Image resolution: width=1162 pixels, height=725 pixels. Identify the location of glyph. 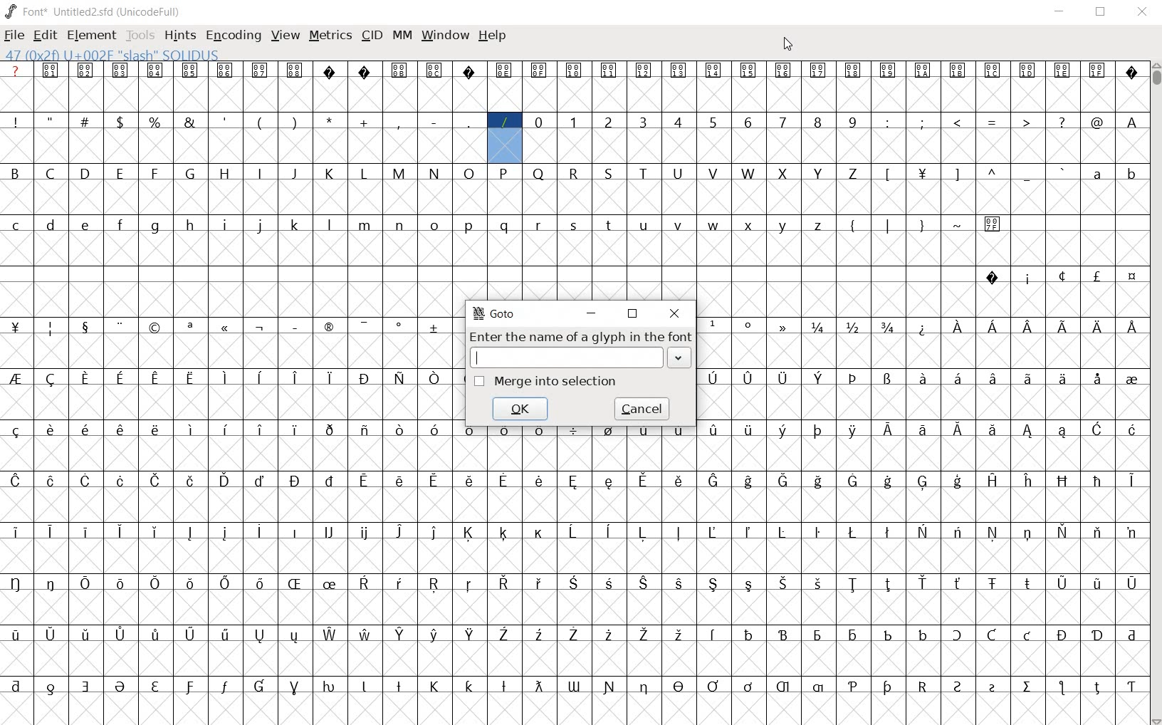
(469, 585).